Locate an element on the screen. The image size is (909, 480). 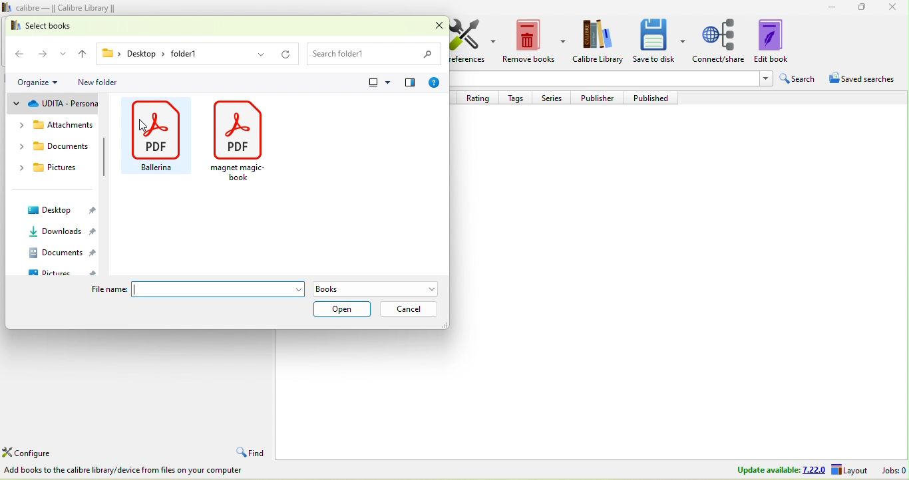
attachments is located at coordinates (57, 124).